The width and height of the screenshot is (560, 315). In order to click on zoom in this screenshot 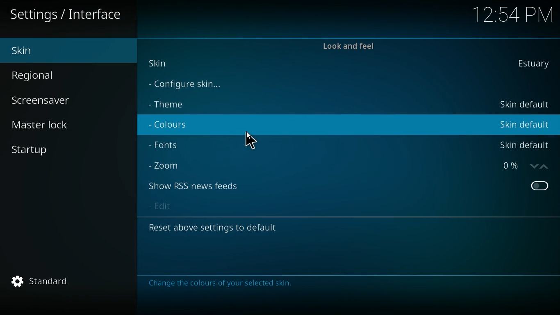, I will do `click(166, 166)`.